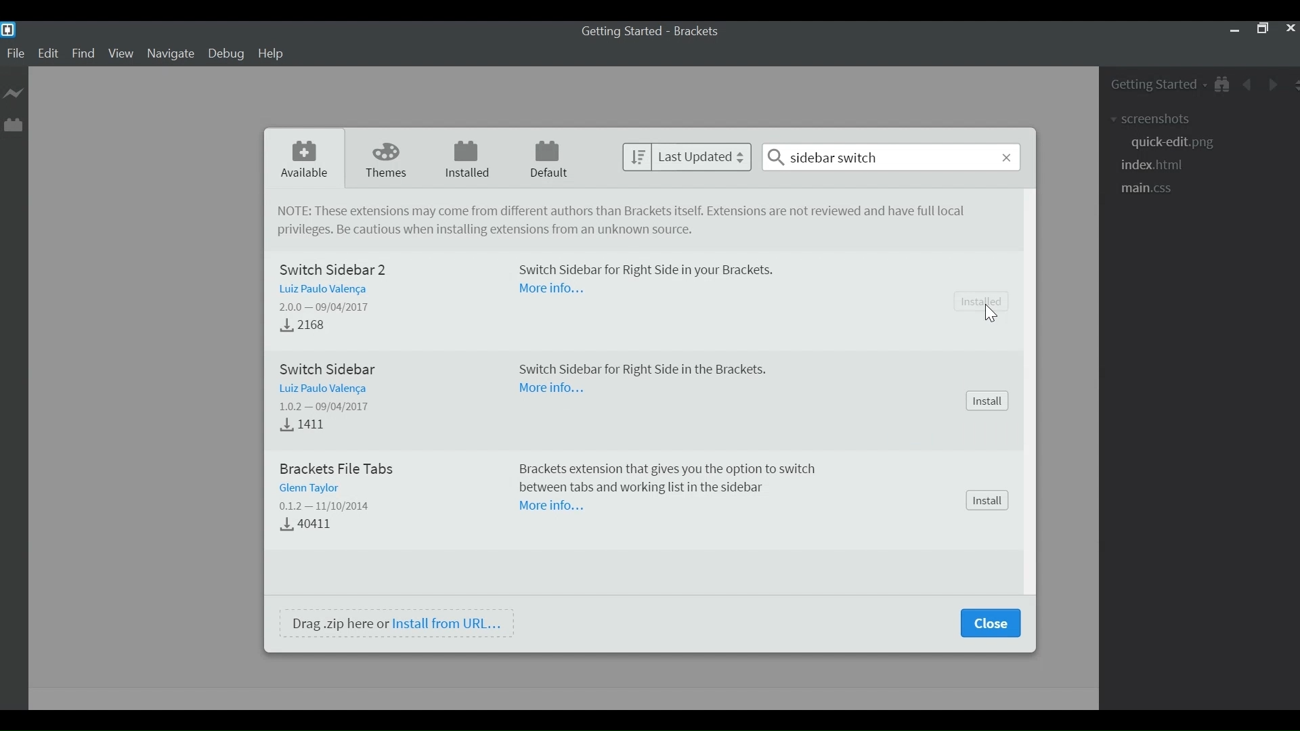  Describe the element at coordinates (1148, 83) in the screenshot. I see `Getting Stated` at that location.